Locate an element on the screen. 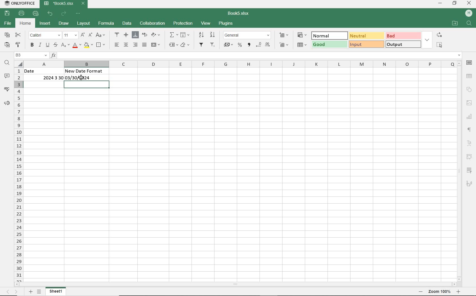 The height and width of the screenshot is (296, 476). ROWS is located at coordinates (18, 171).